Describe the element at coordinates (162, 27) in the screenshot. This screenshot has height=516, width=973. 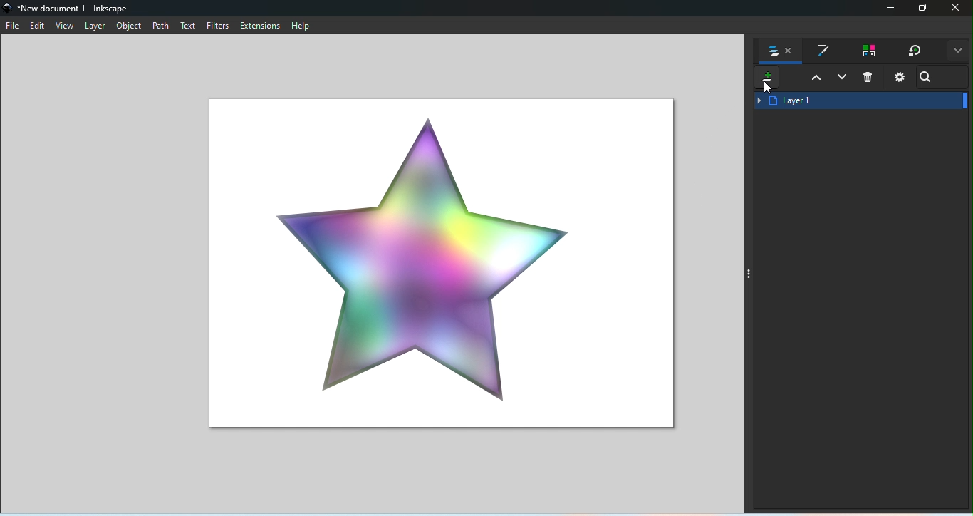
I see `Path` at that location.